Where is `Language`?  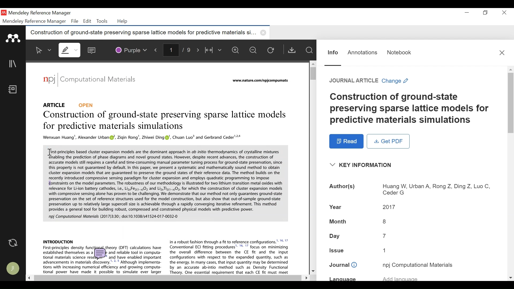 Language is located at coordinates (400, 277).